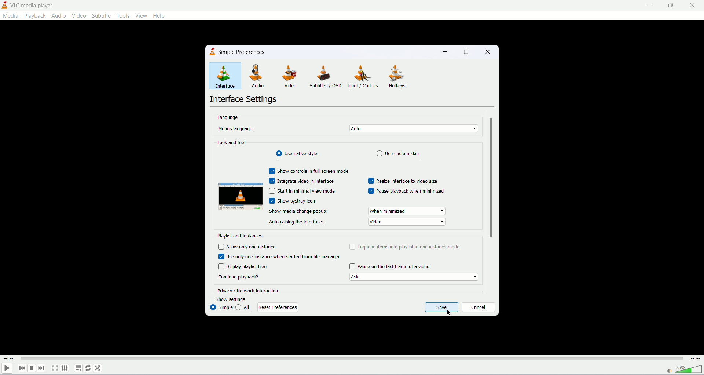  What do you see at coordinates (123, 16) in the screenshot?
I see `tools` at bounding box center [123, 16].